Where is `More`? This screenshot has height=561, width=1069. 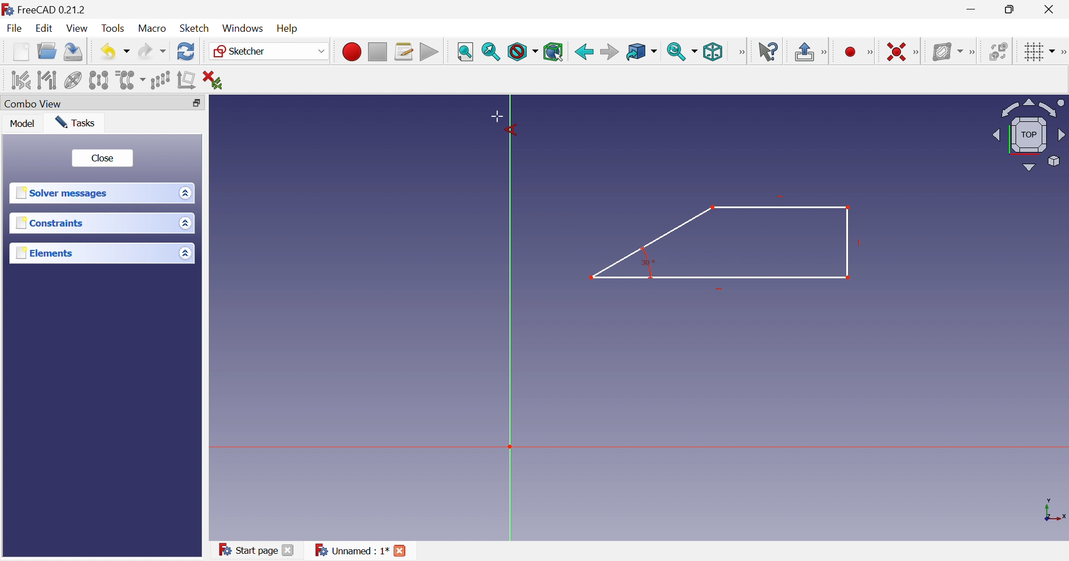
More is located at coordinates (918, 51).